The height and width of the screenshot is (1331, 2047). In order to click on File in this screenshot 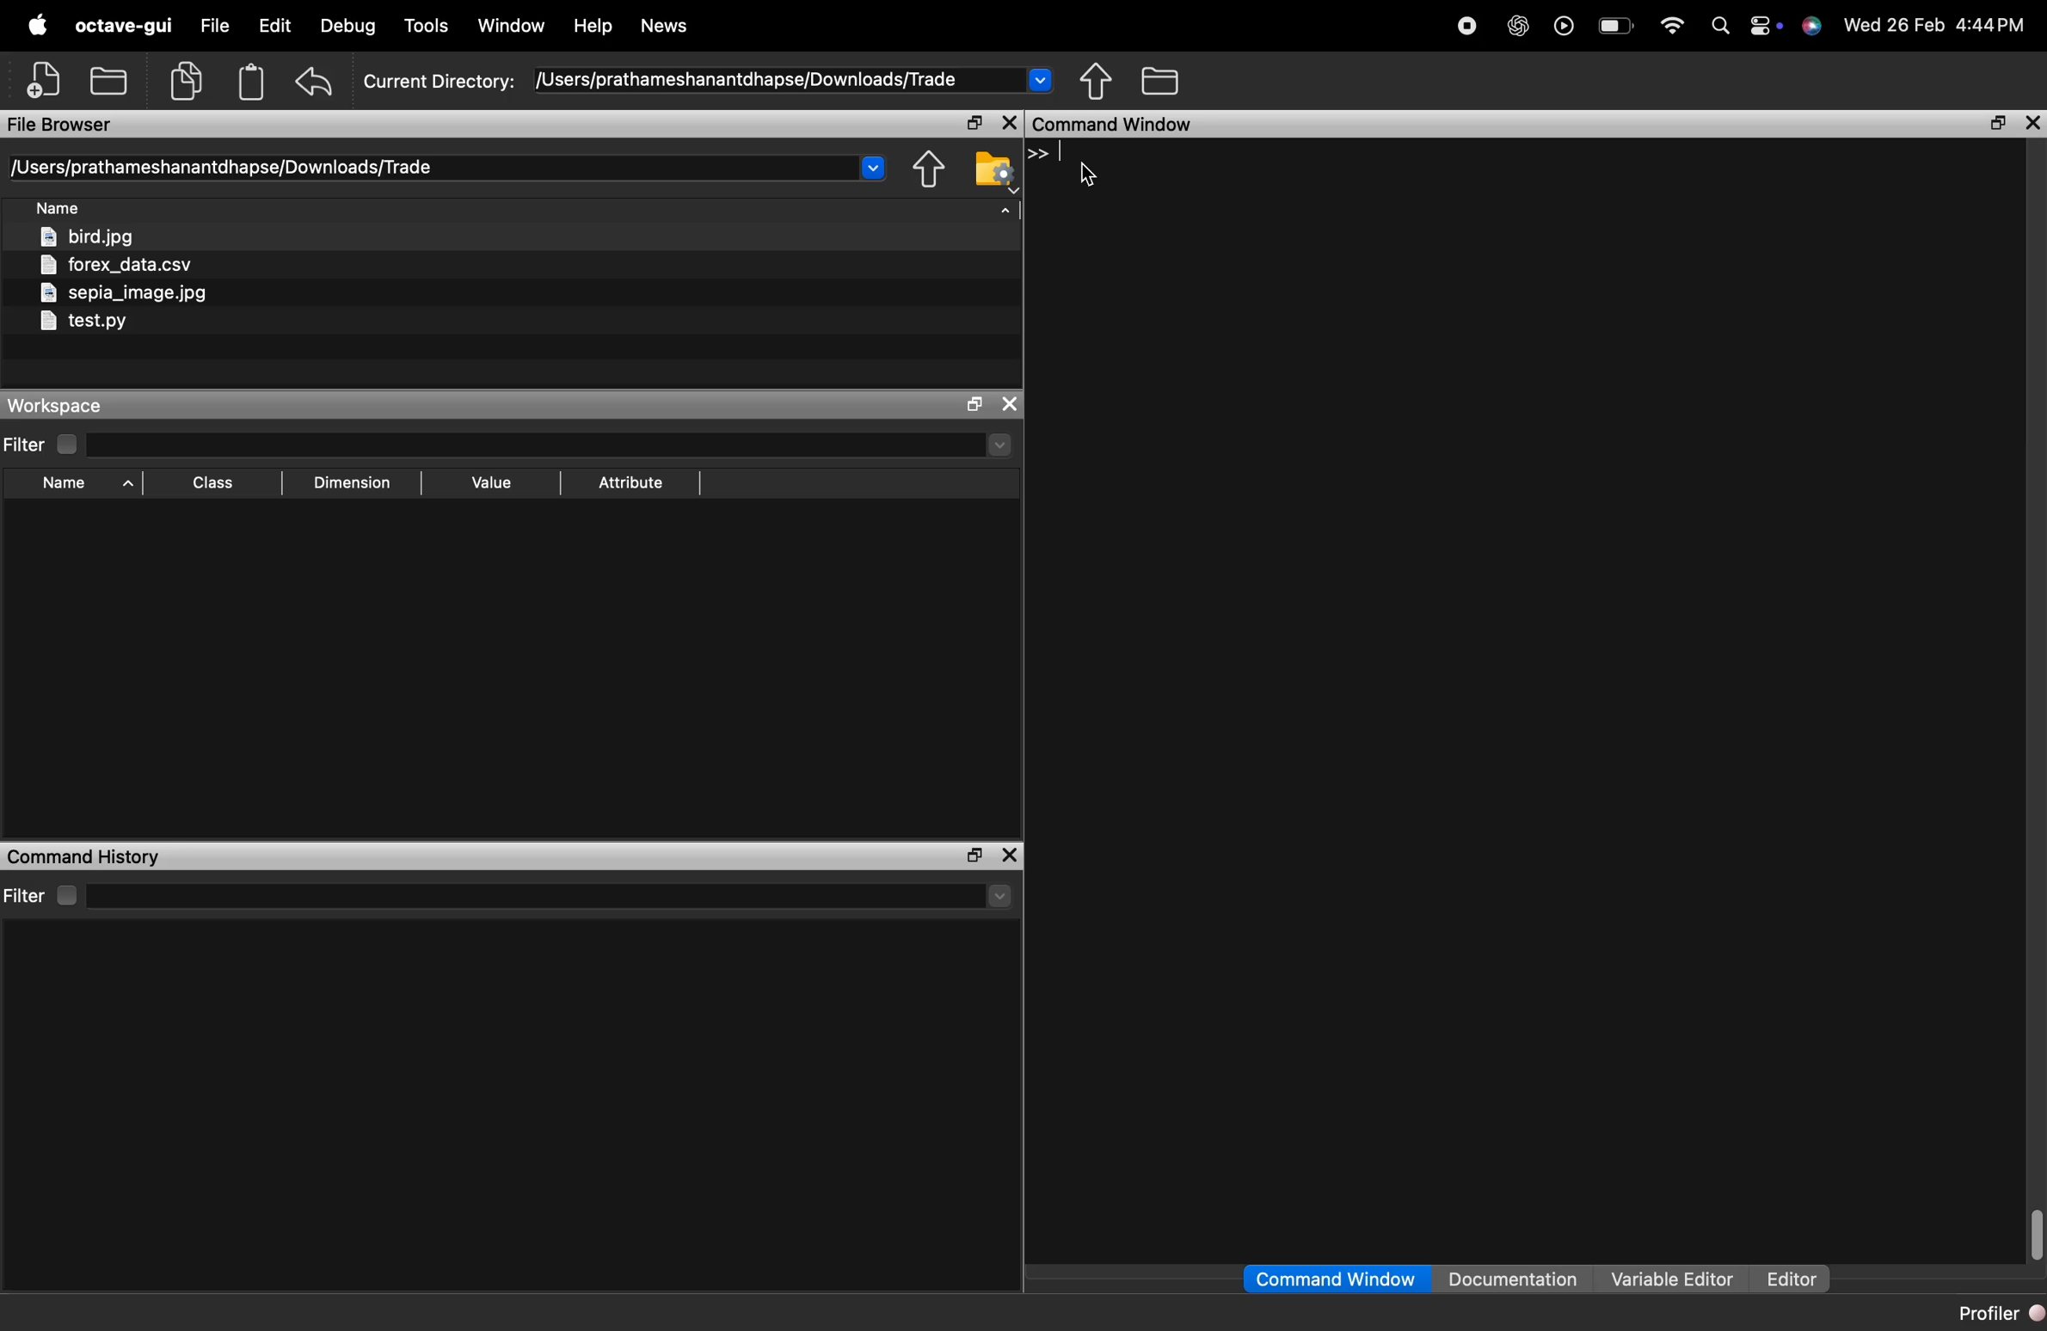, I will do `click(217, 25)`.